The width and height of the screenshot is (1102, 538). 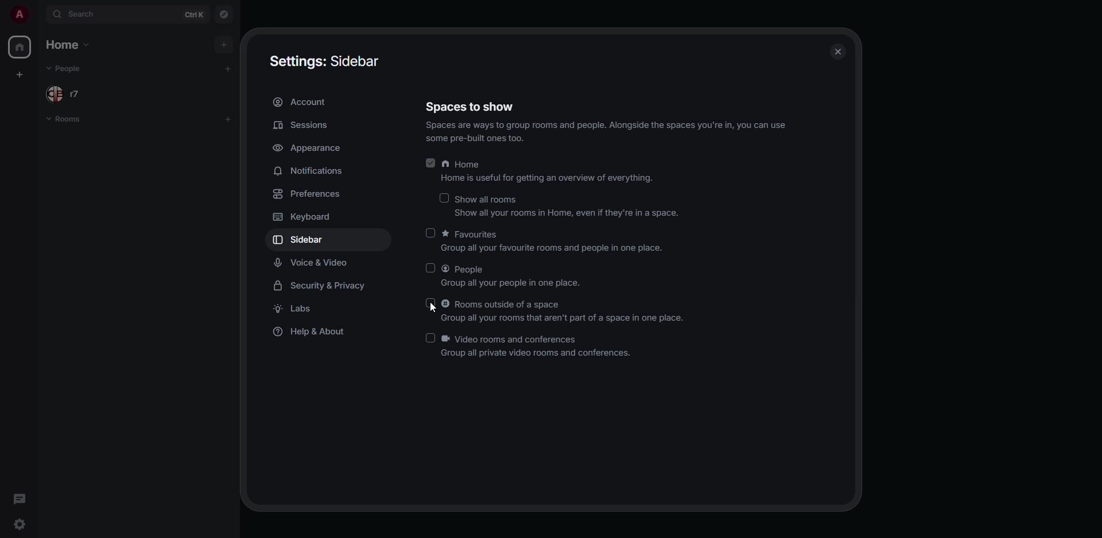 I want to click on expand, so click(x=40, y=13).